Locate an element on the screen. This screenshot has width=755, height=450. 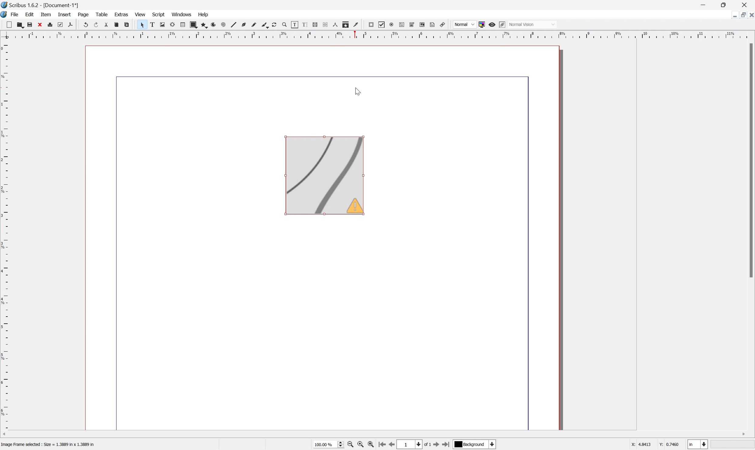
File is located at coordinates (15, 14).